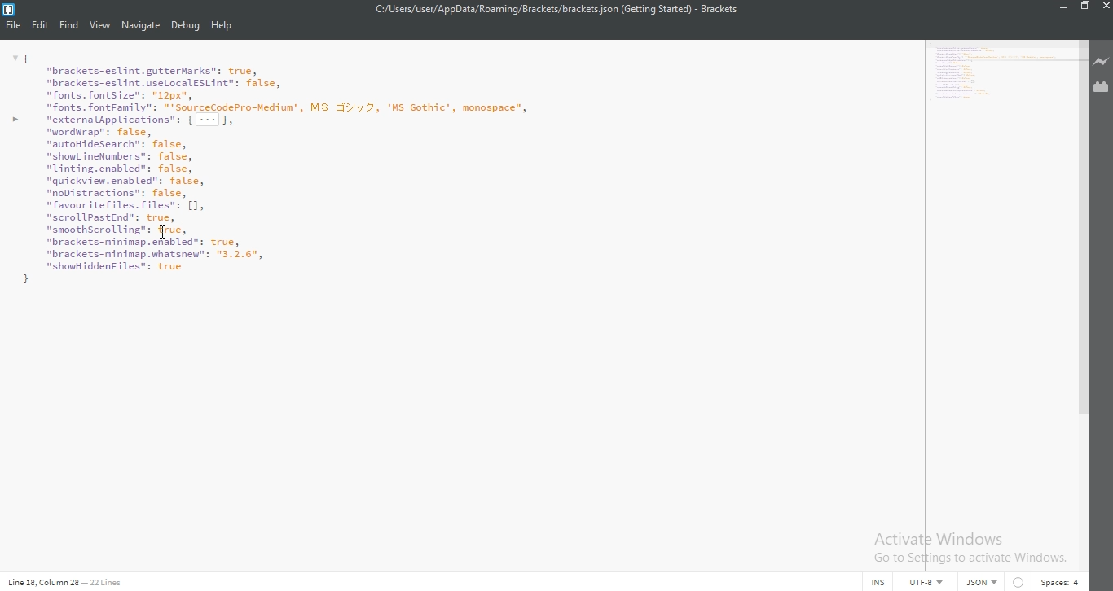  What do you see at coordinates (162, 230) in the screenshot?
I see `Insertion Cursor` at bounding box center [162, 230].